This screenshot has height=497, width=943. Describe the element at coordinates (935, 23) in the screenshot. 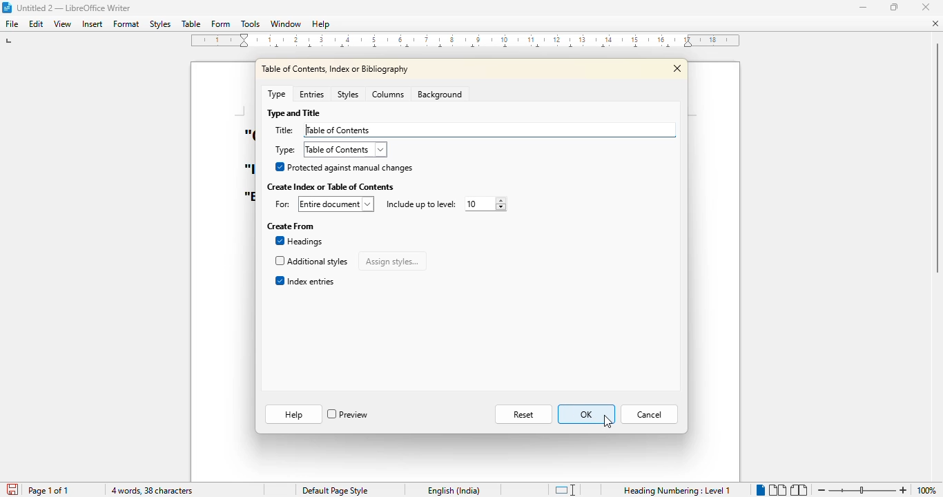

I see `close document` at that location.